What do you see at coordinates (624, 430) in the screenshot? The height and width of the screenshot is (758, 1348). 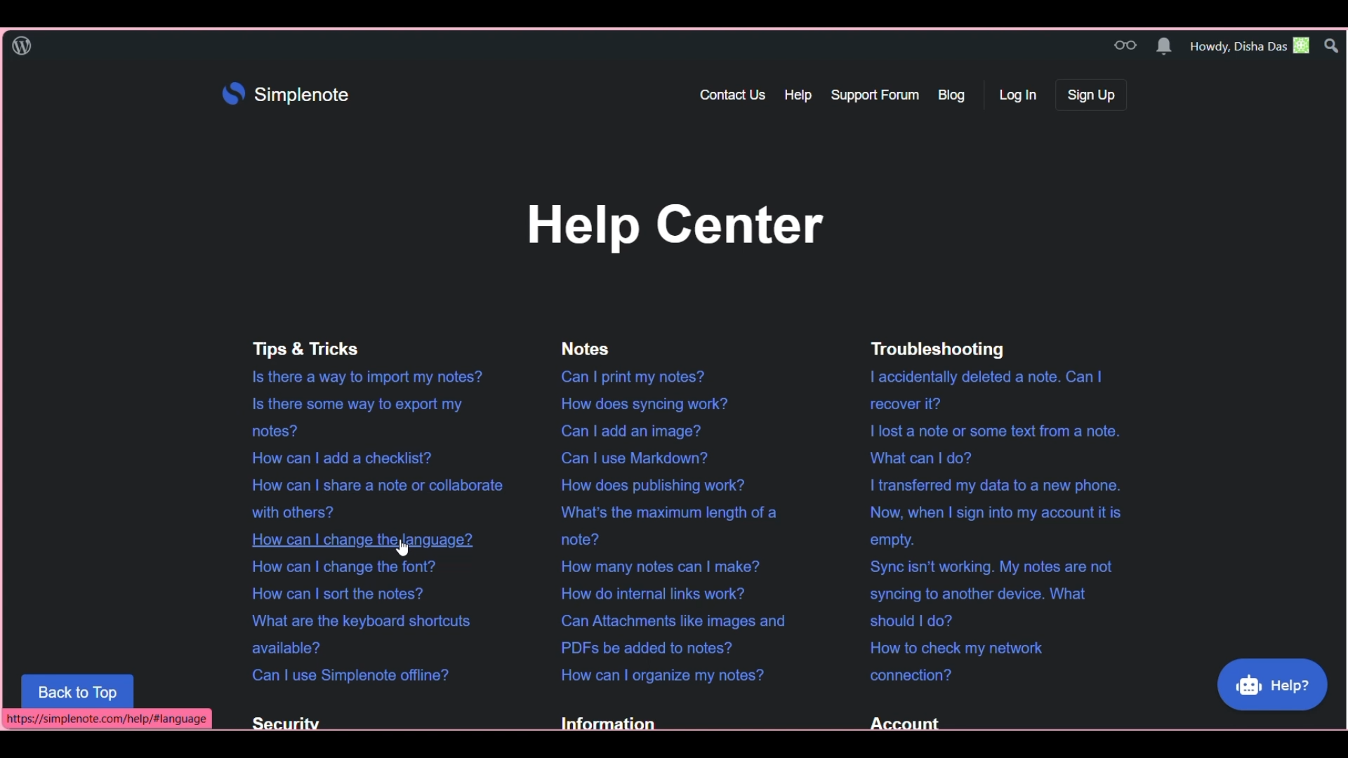 I see `Can | add an image?` at bounding box center [624, 430].